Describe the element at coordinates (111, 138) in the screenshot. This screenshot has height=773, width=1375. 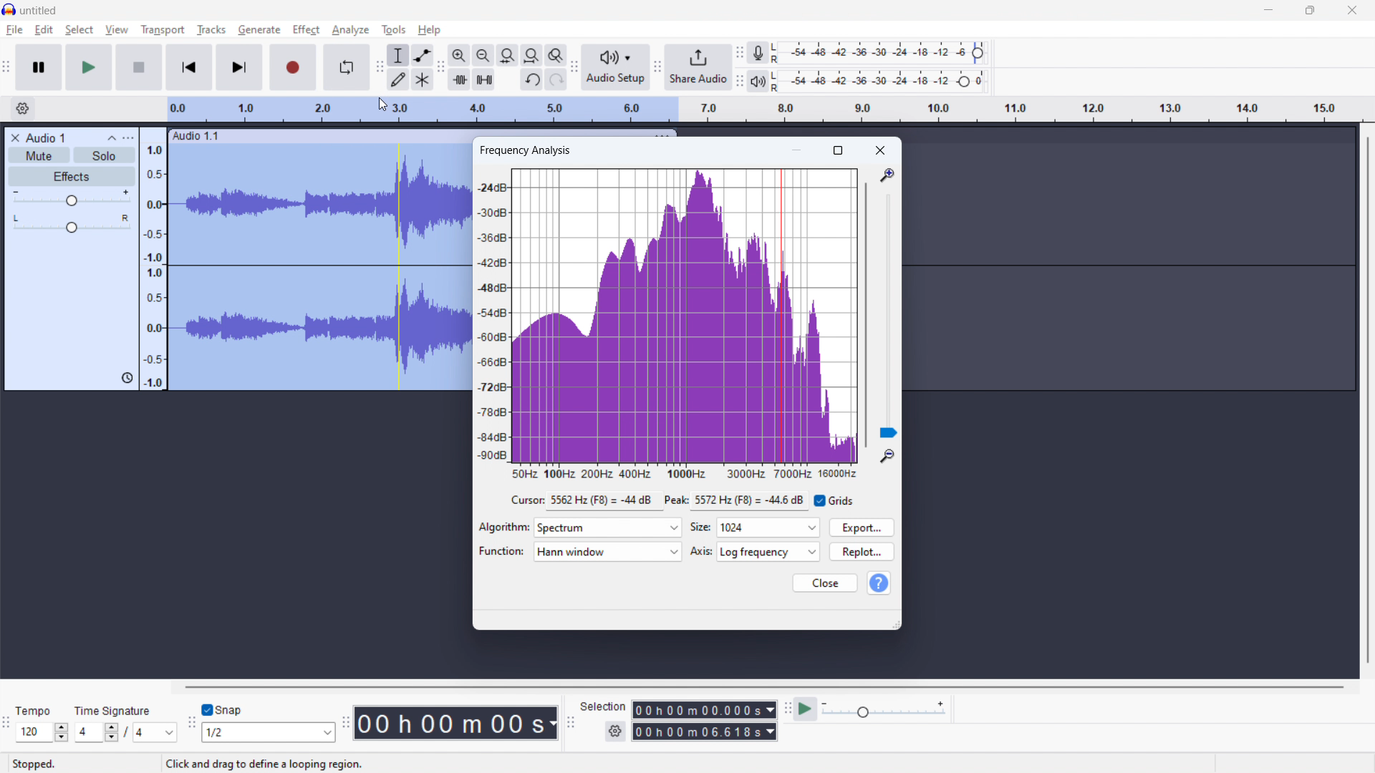
I see `collapse` at that location.